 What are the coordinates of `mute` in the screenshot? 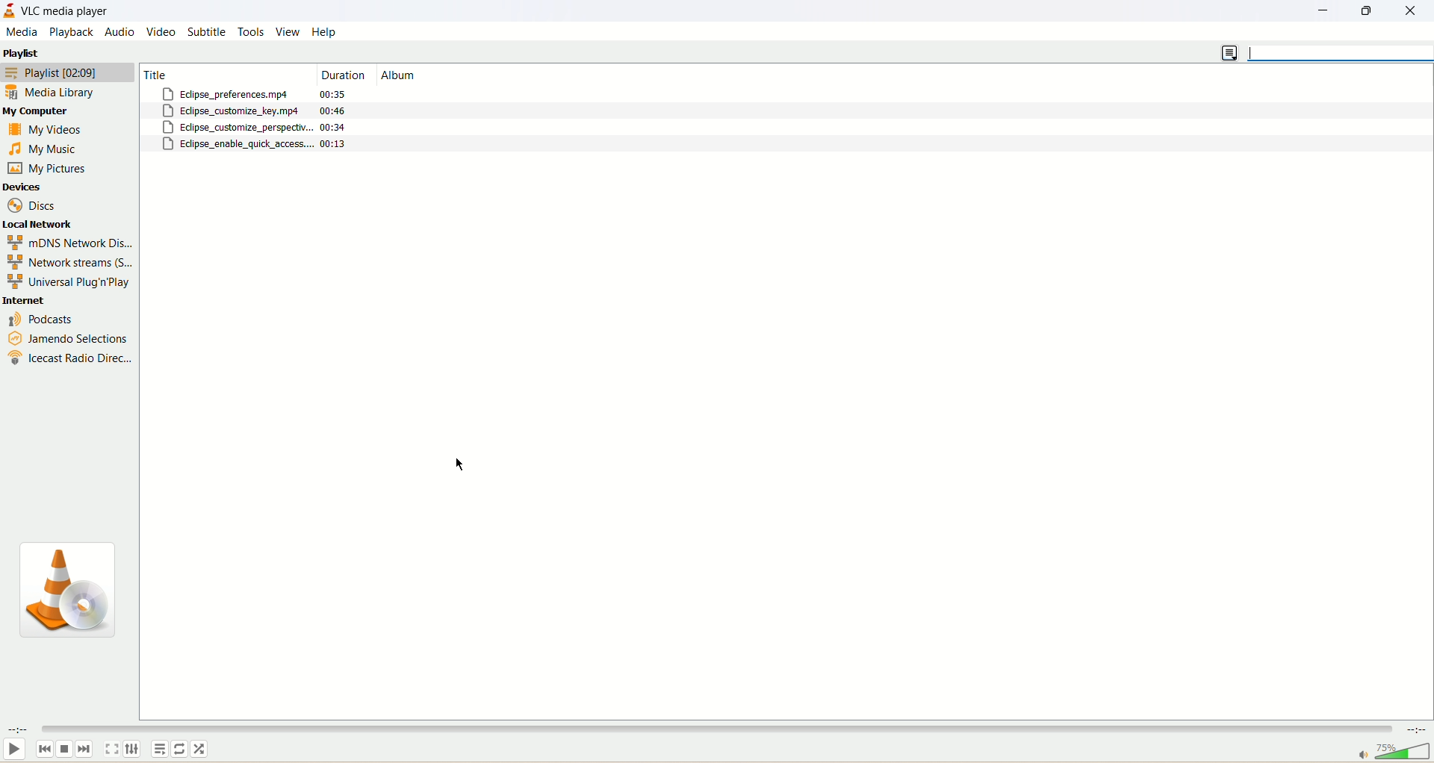 It's located at (1359, 753).